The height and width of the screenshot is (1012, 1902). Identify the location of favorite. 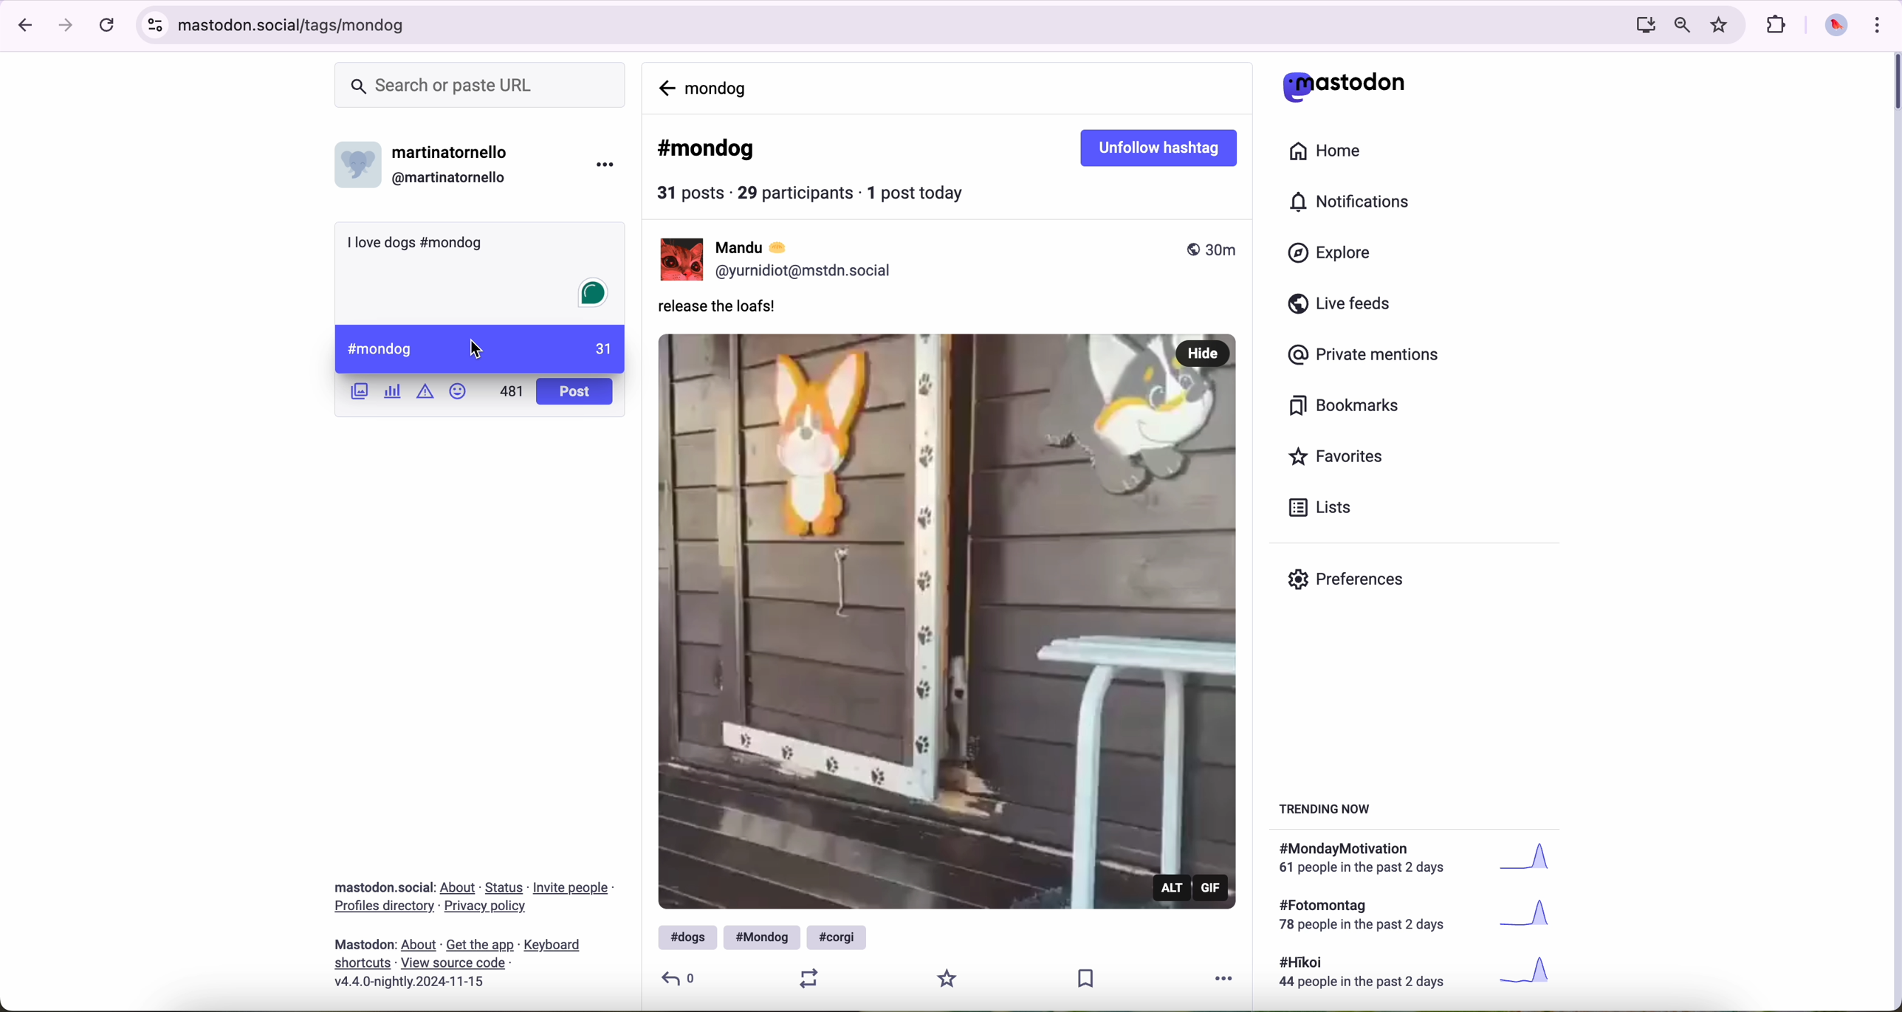
(949, 977).